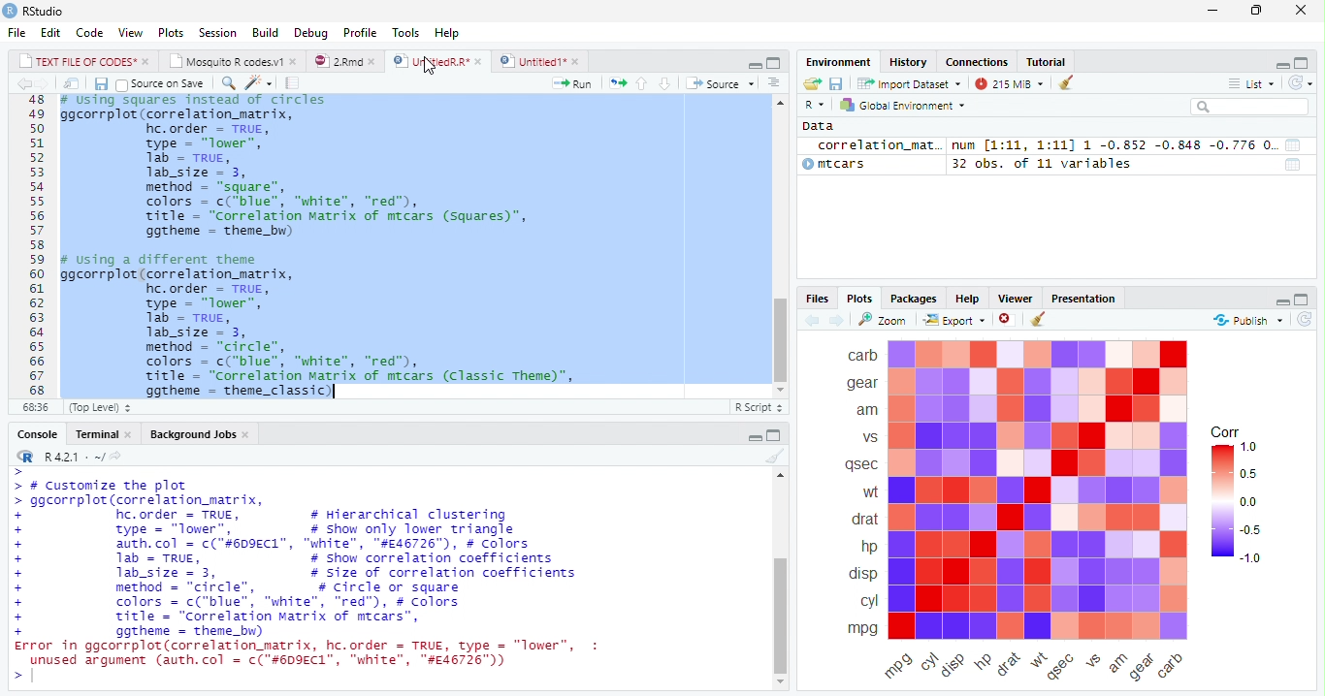 Image resolution: width=1325 pixels, height=696 pixels. What do you see at coordinates (433, 72) in the screenshot?
I see `cursor` at bounding box center [433, 72].